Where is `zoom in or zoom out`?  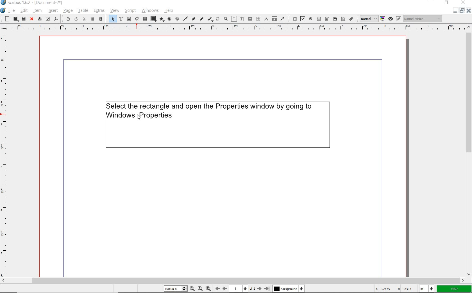
zoom in or zoom out is located at coordinates (225, 19).